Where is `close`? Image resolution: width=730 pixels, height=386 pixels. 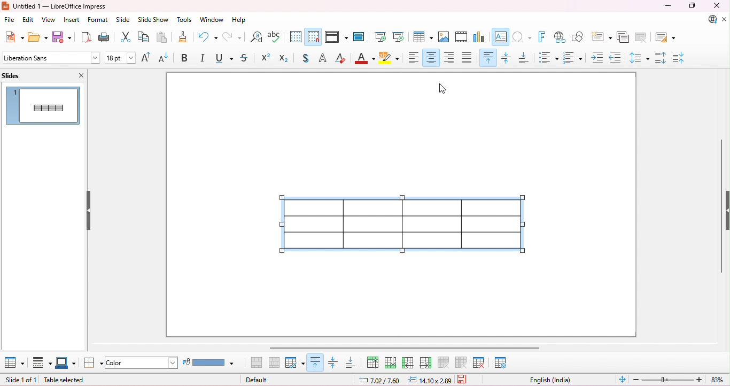 close is located at coordinates (78, 75).